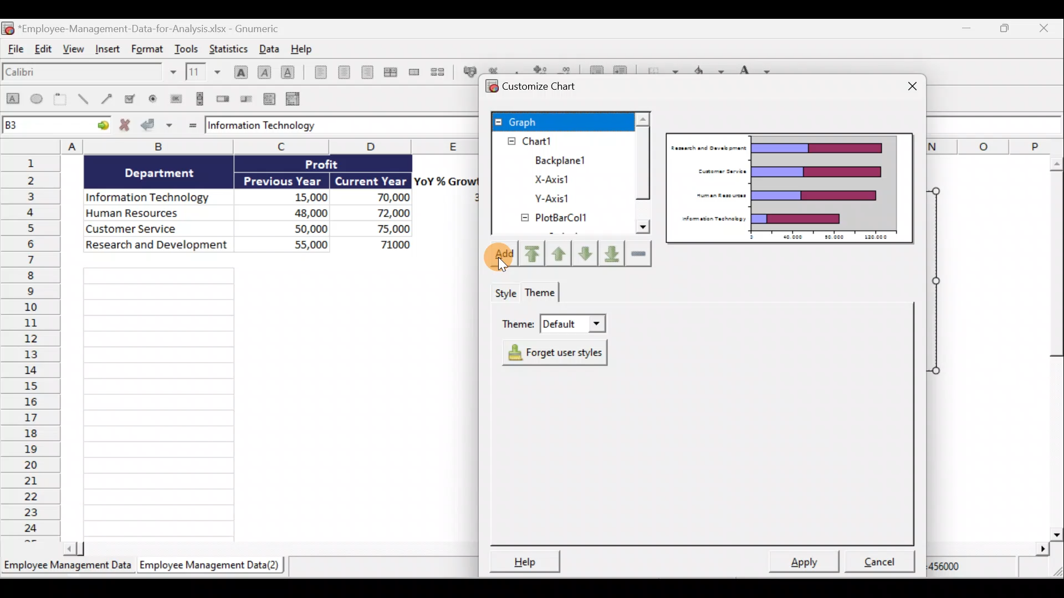 This screenshot has width=1064, height=598. I want to click on 48,000, so click(295, 212).